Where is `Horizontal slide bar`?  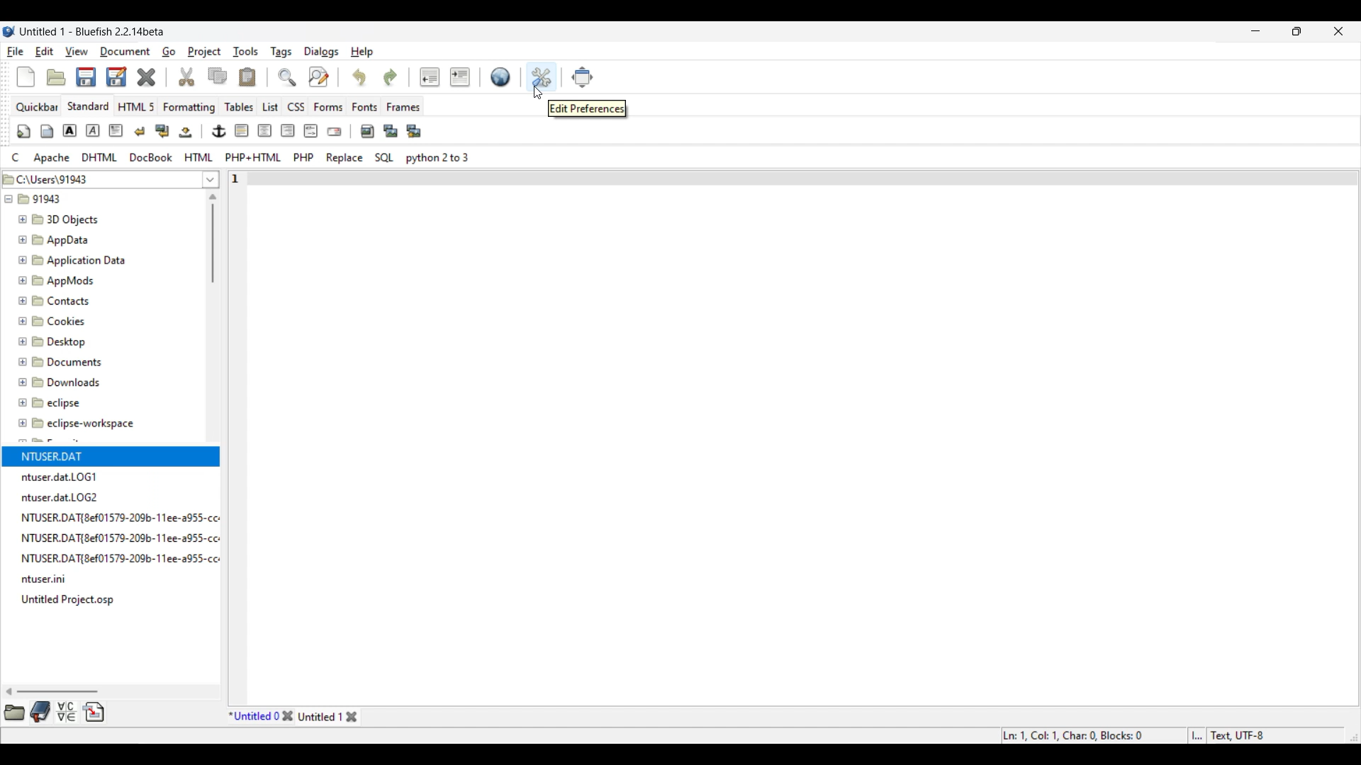 Horizontal slide bar is located at coordinates (52, 691).